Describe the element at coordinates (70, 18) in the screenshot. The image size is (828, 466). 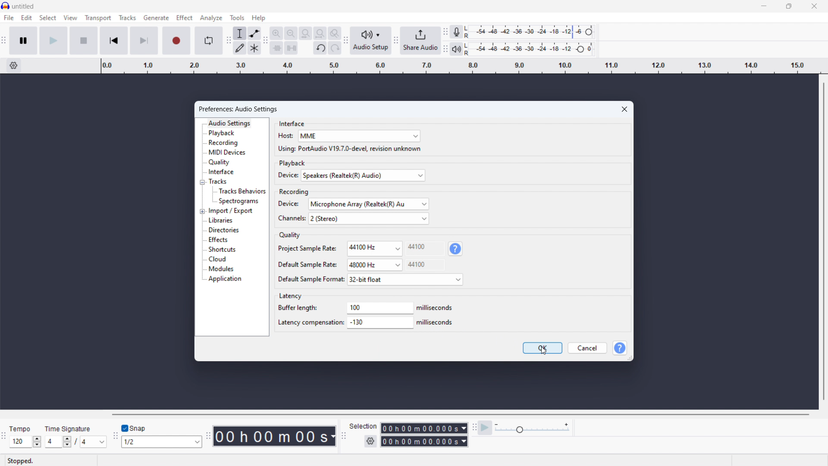
I see `view` at that location.